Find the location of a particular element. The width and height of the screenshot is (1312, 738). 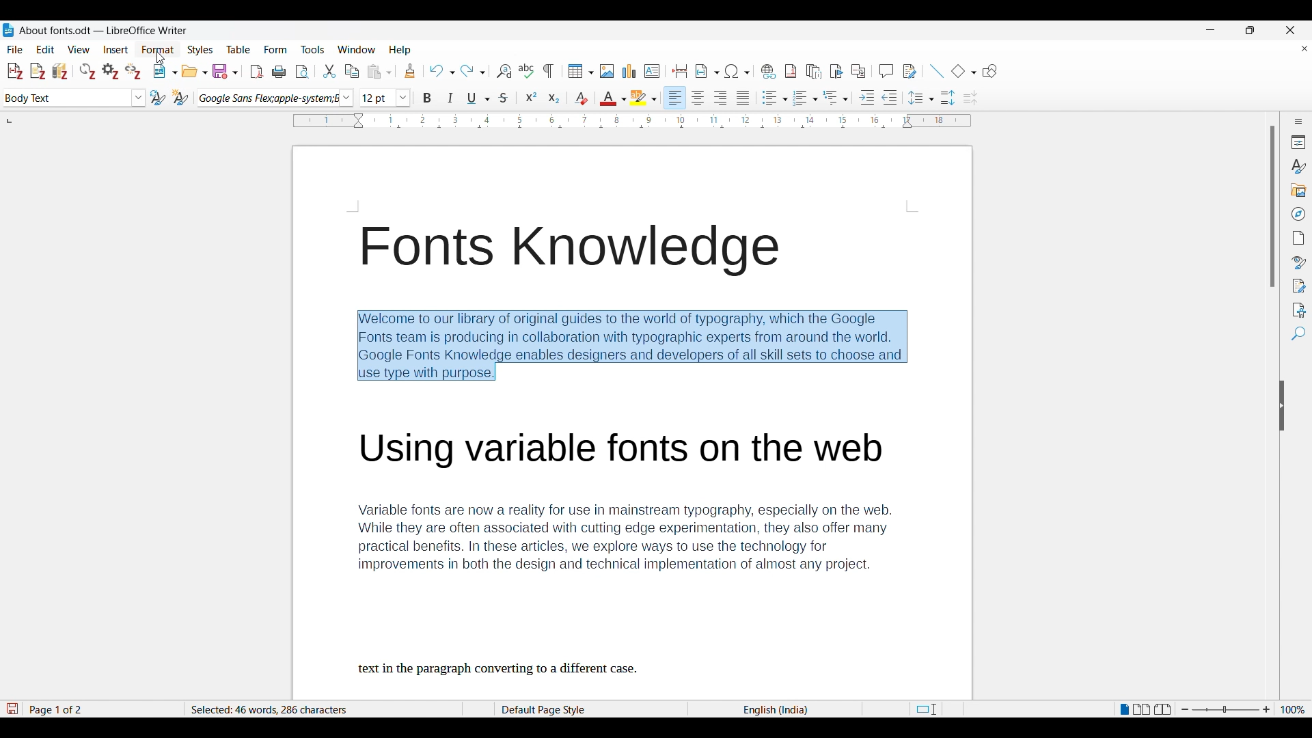

Insert table is located at coordinates (581, 71).